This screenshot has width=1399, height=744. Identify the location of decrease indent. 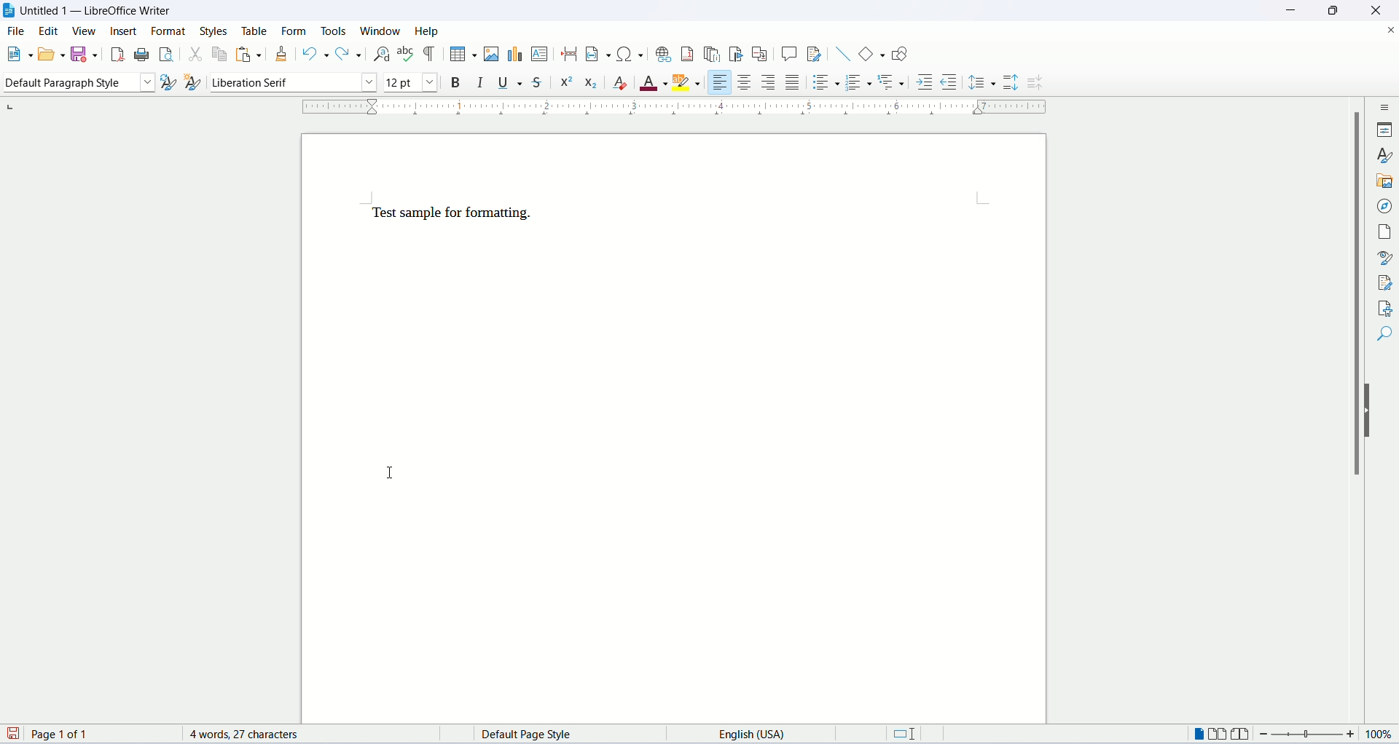
(948, 82).